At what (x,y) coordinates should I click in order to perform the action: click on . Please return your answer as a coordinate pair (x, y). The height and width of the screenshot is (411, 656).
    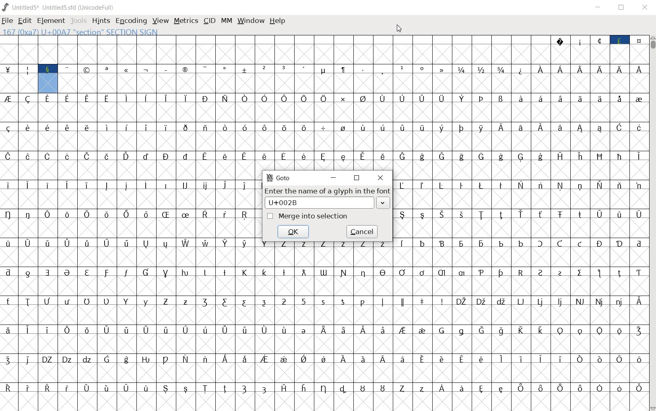
    Looking at the image, I should click on (186, 253).